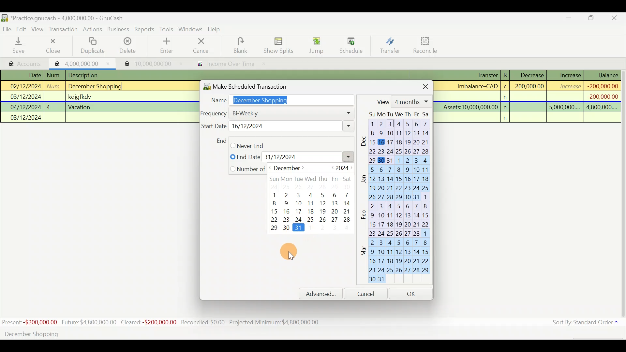  Describe the element at coordinates (249, 145) in the screenshot. I see `Monthly` at that location.